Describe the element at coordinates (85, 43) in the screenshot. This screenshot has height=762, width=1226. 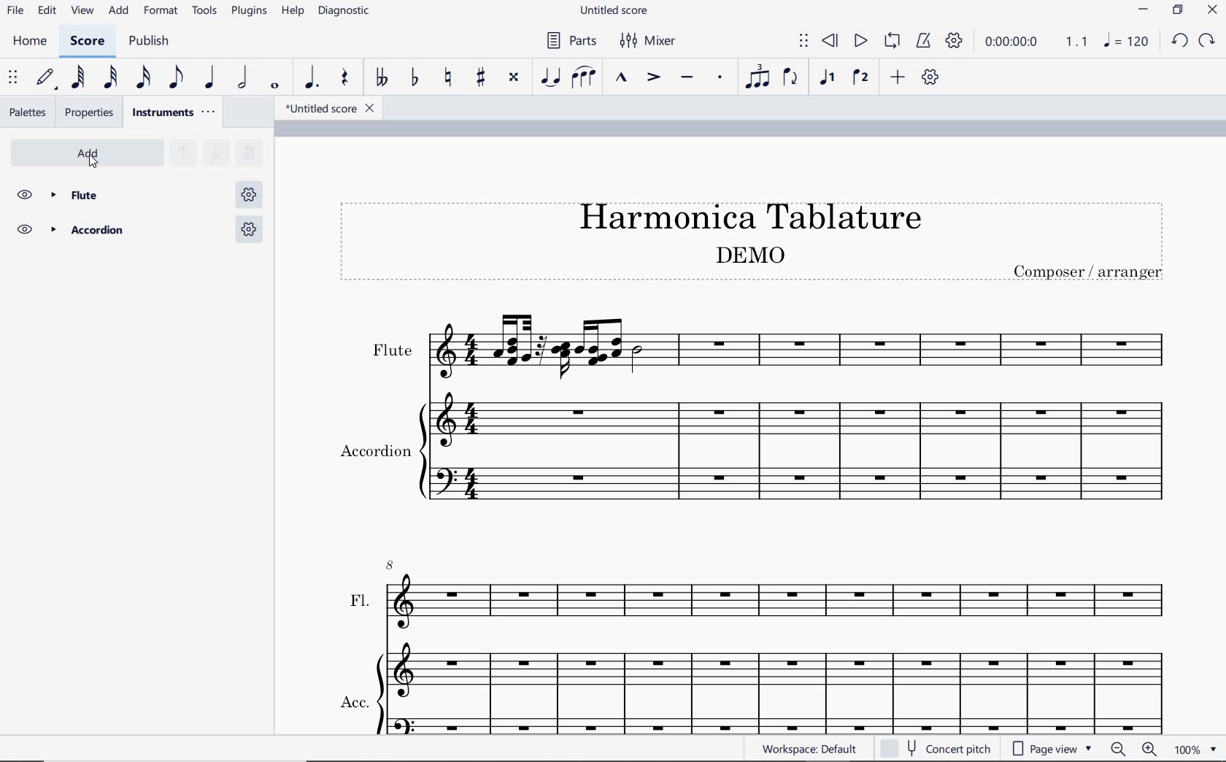
I see `SCORE` at that location.